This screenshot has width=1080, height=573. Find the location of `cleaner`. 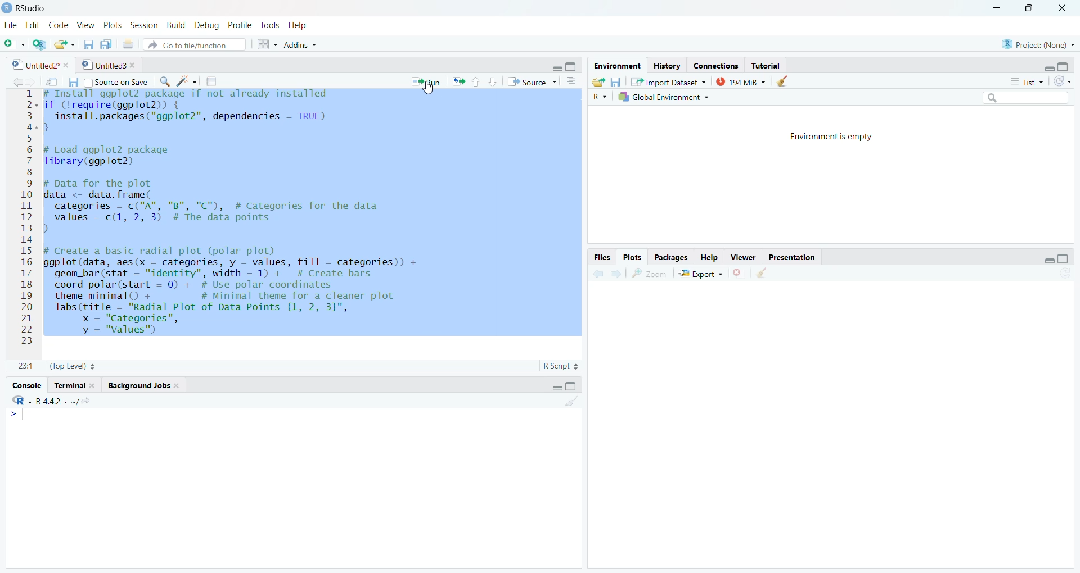

cleaner is located at coordinates (762, 274).